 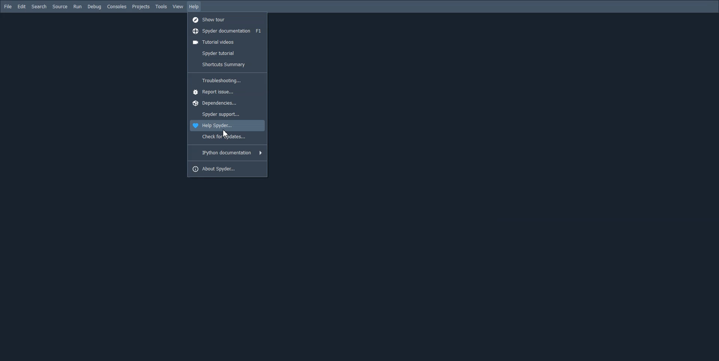 What do you see at coordinates (60, 7) in the screenshot?
I see `Source` at bounding box center [60, 7].